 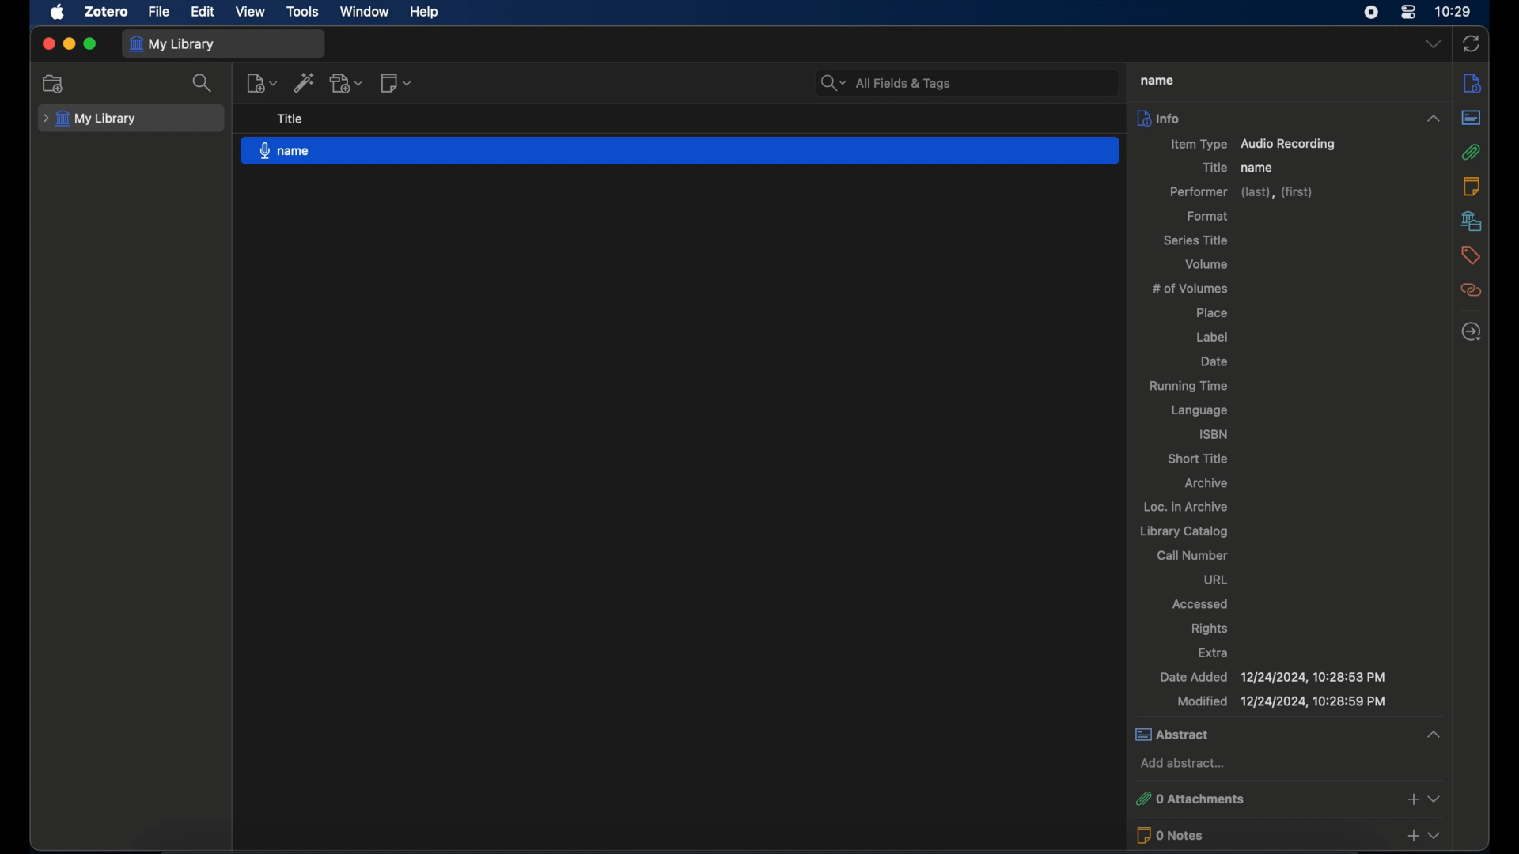 I want to click on loc. in archive, so click(x=1187, y=507).